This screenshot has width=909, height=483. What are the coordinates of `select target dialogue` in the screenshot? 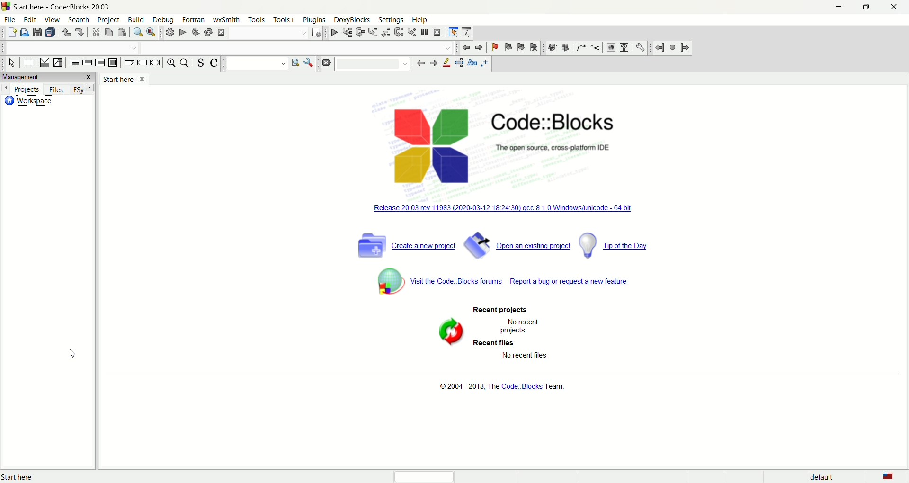 It's located at (317, 32).